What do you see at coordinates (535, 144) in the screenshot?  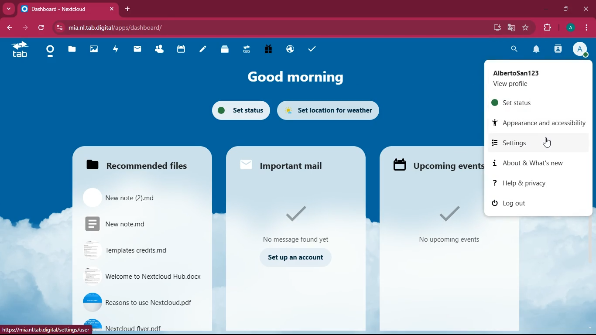 I see `settings` at bounding box center [535, 144].